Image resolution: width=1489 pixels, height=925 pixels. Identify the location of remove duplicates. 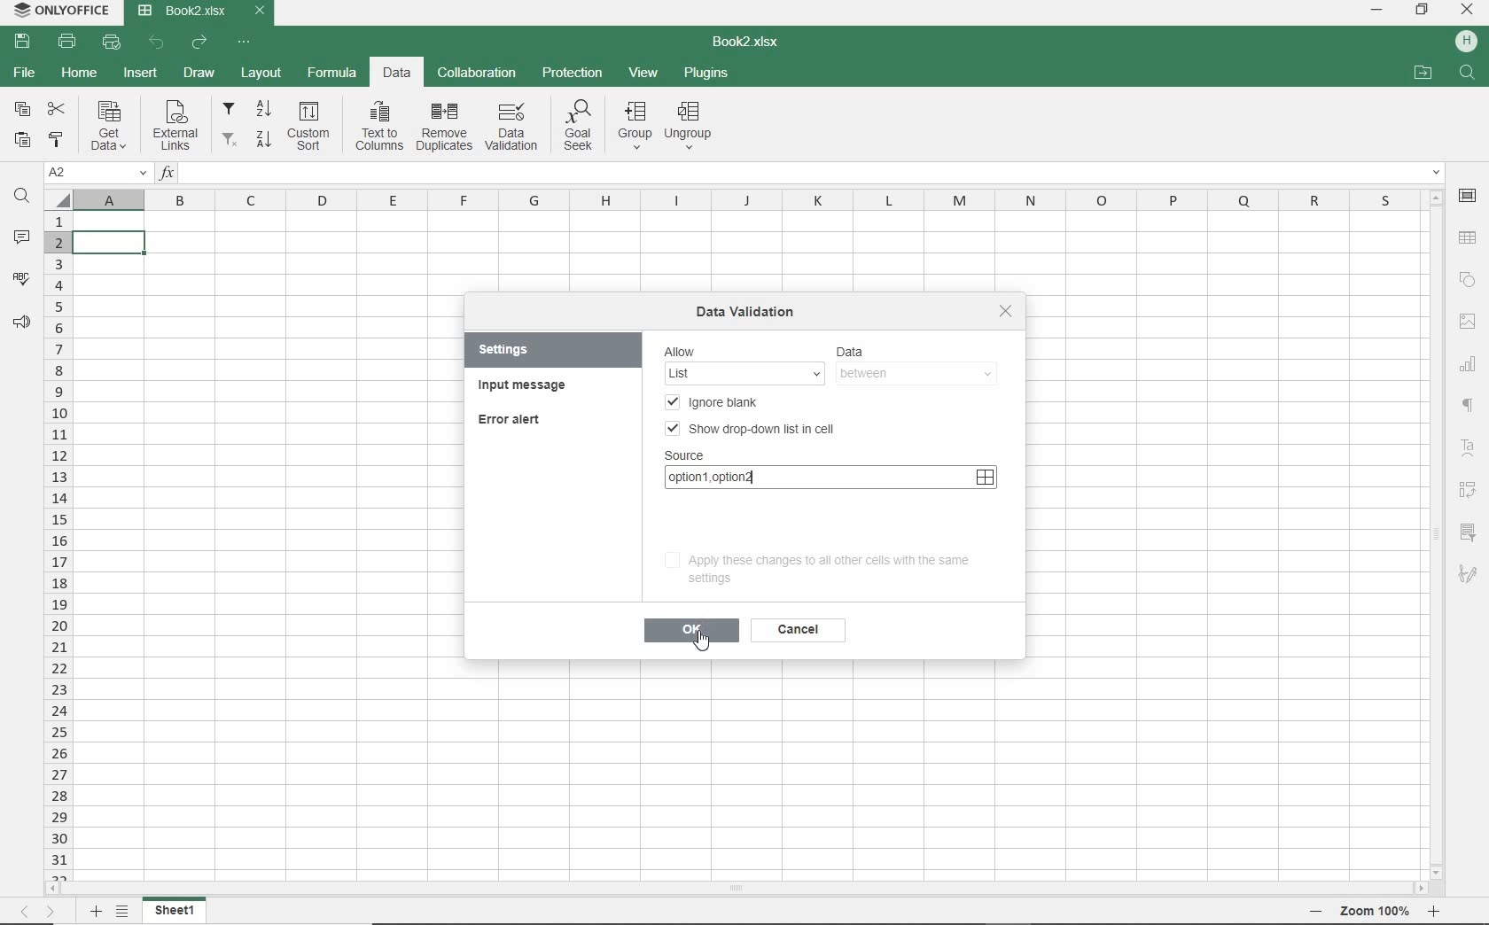
(446, 123).